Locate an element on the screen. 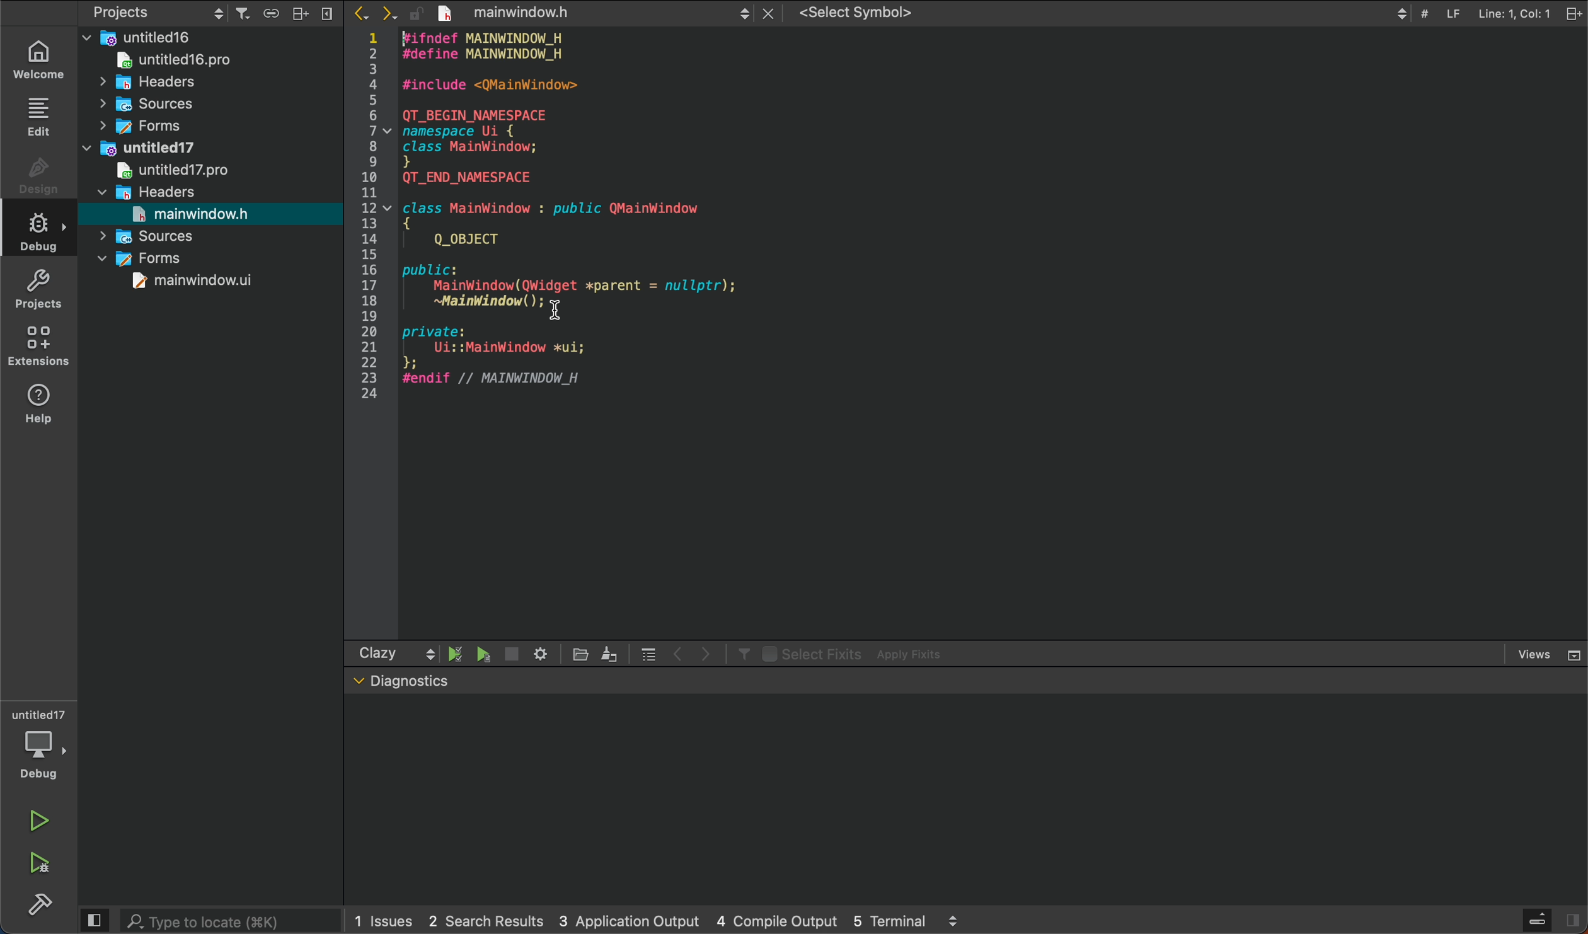 Image resolution: width=1588 pixels, height=934 pixels. Lock is located at coordinates (418, 14).